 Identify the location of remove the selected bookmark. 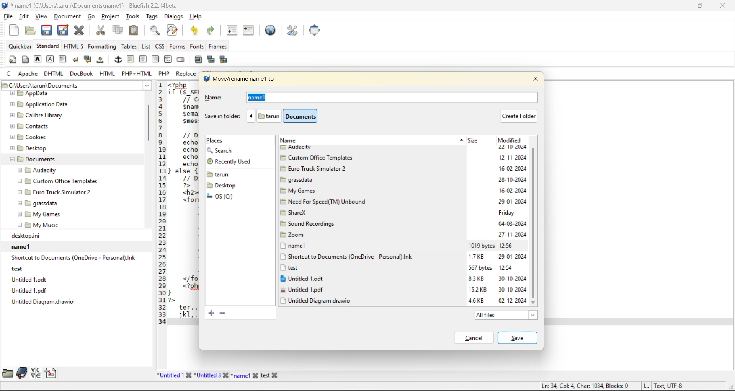
(222, 312).